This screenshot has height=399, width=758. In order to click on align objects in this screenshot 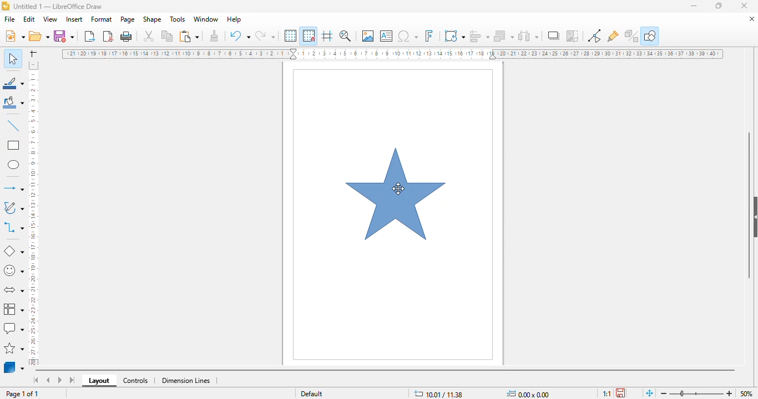, I will do `click(480, 35)`.